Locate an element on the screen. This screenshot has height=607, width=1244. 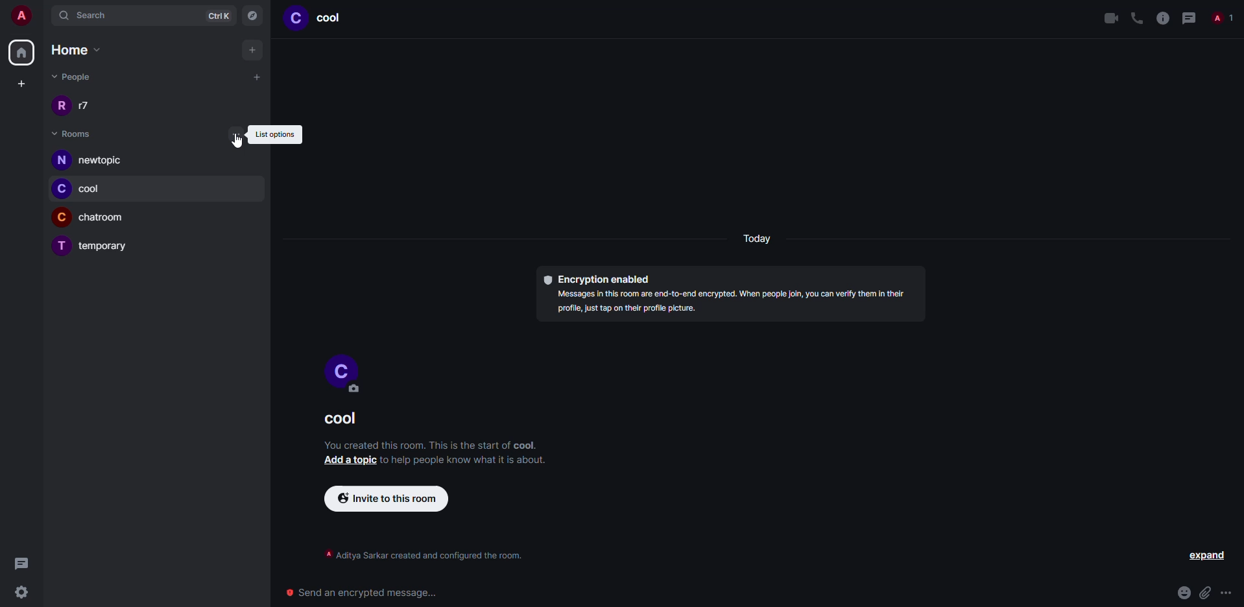
list options is located at coordinates (274, 135).